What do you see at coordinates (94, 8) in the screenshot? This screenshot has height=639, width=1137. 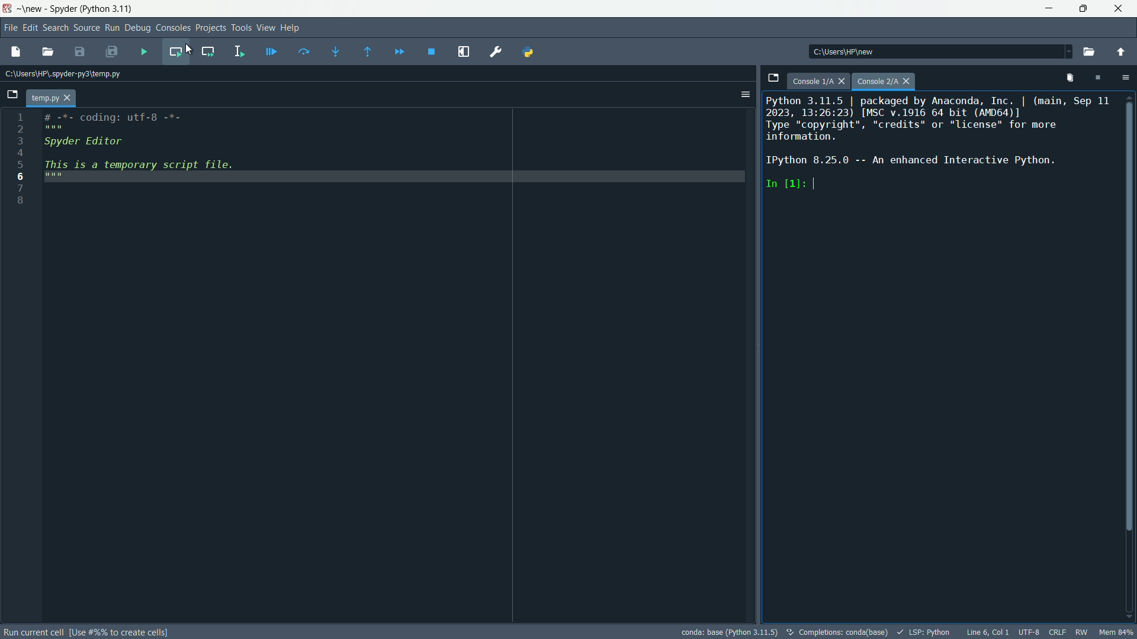 I see `Spyder (Python 3.11)` at bounding box center [94, 8].